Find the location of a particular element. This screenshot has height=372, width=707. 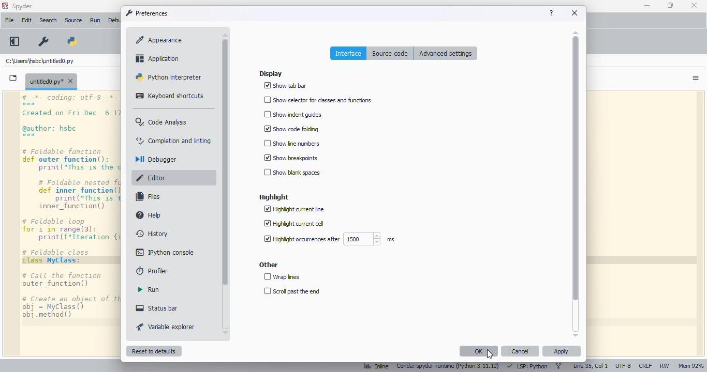

preferences is located at coordinates (147, 13).